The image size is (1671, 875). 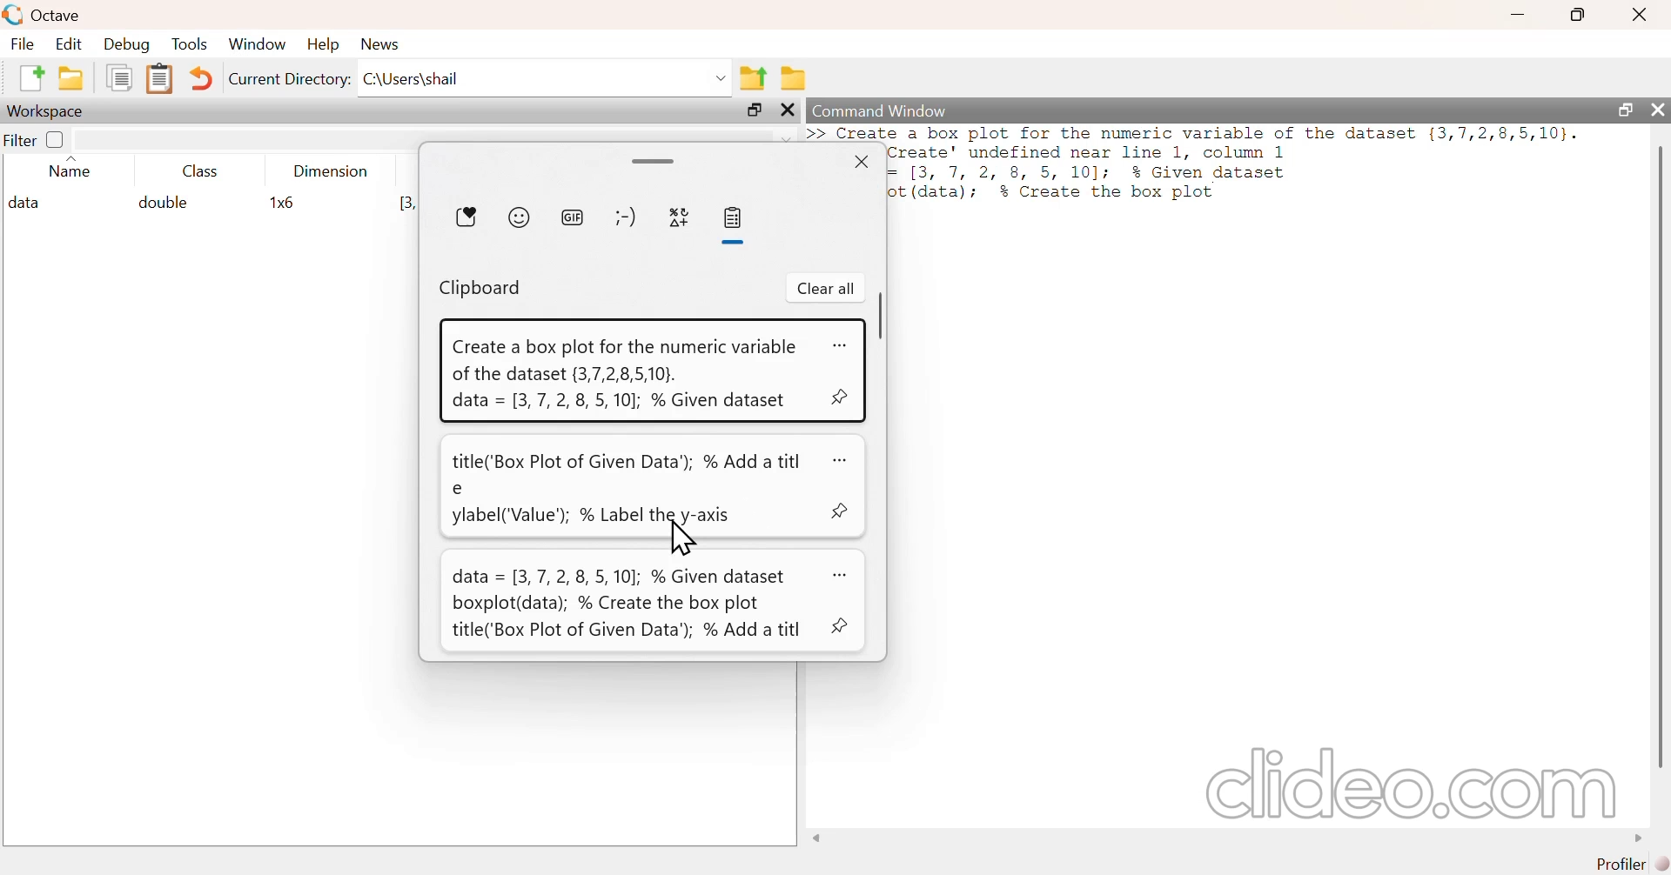 What do you see at coordinates (205, 77) in the screenshot?
I see `undo` at bounding box center [205, 77].